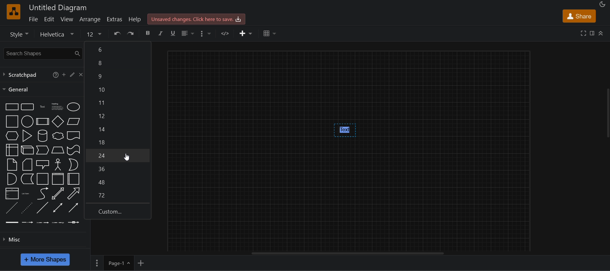  Describe the element at coordinates (345, 130) in the screenshot. I see `text` at that location.